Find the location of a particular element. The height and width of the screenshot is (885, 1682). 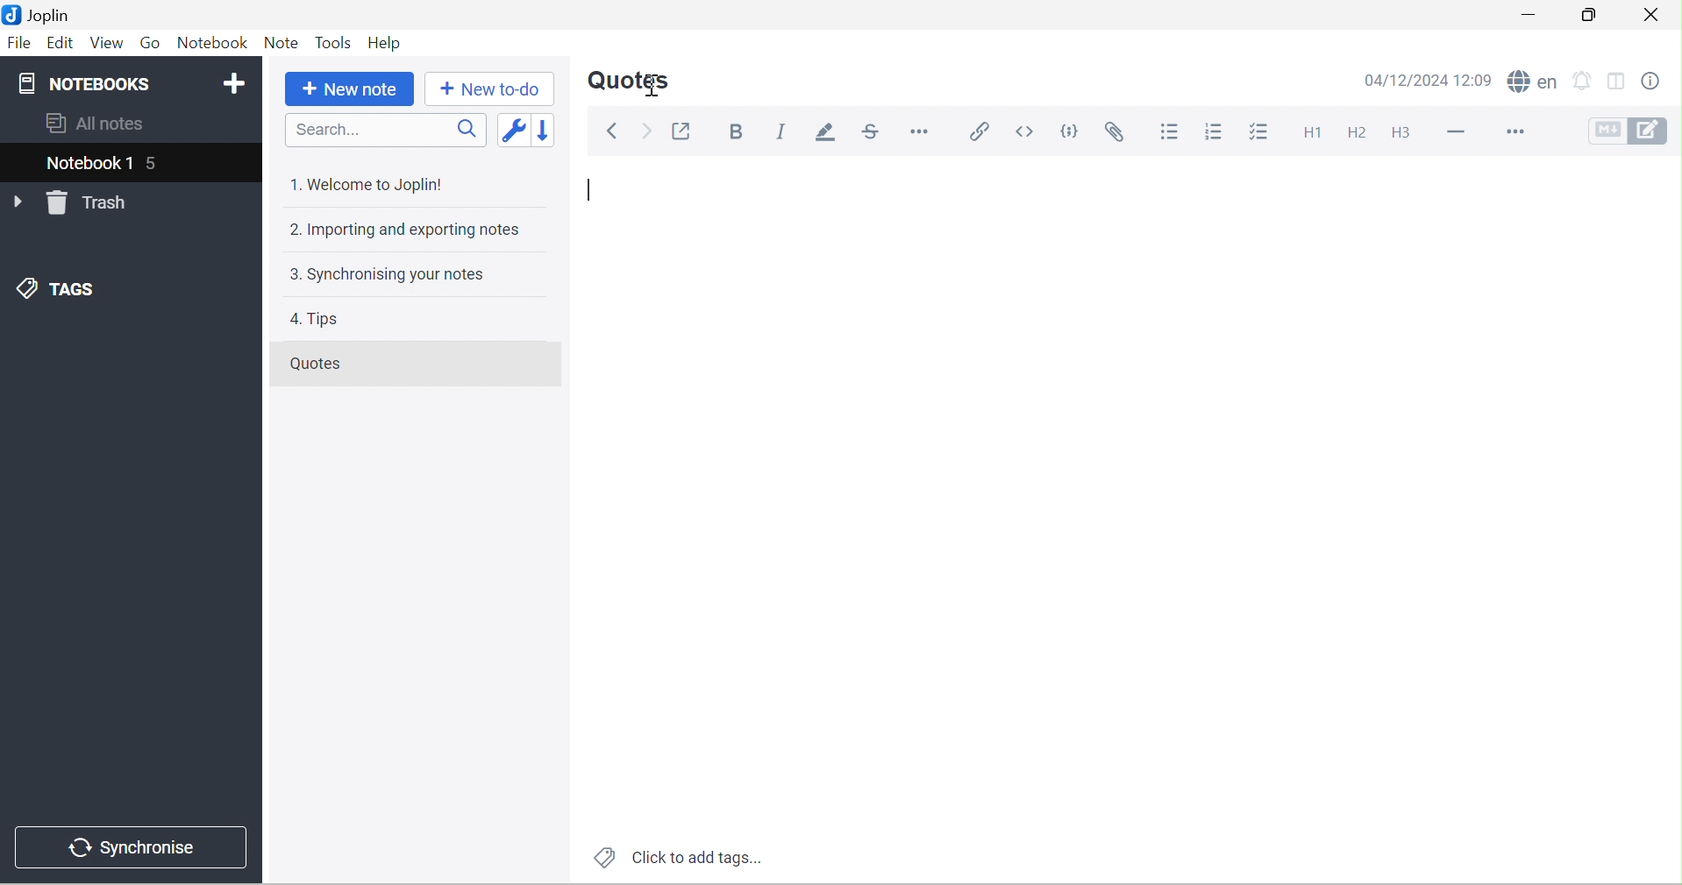

Restore Down is located at coordinates (1593, 15).